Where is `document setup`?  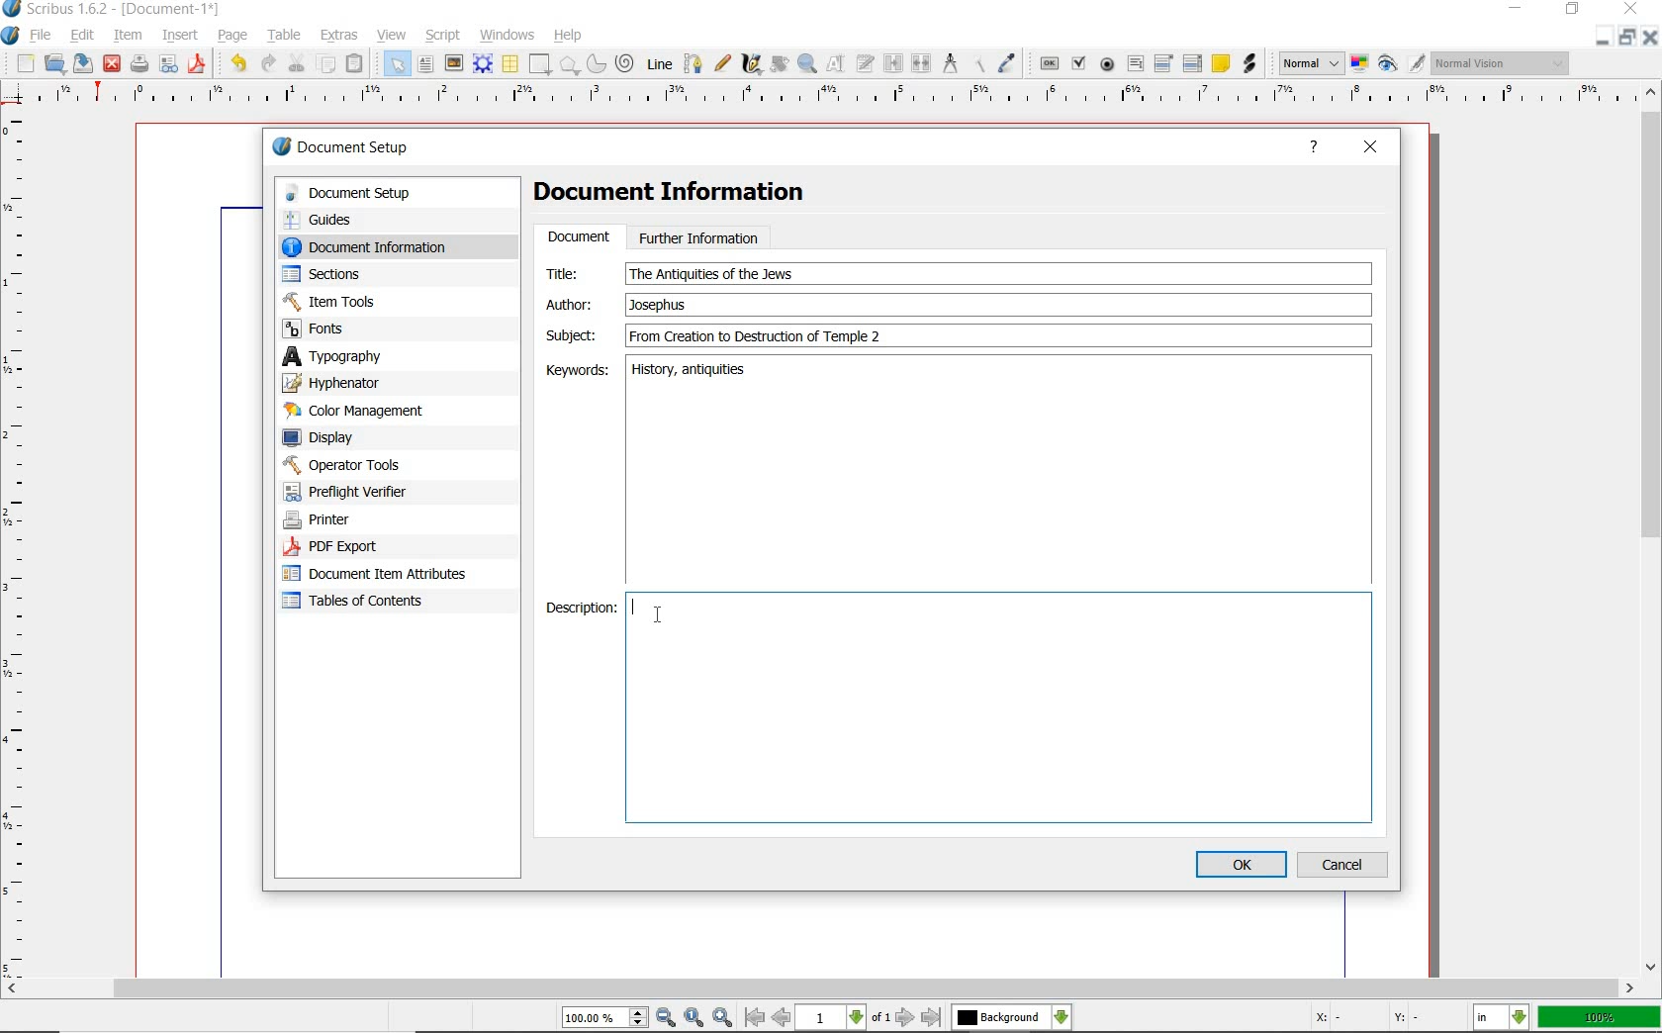
document setup is located at coordinates (381, 193).